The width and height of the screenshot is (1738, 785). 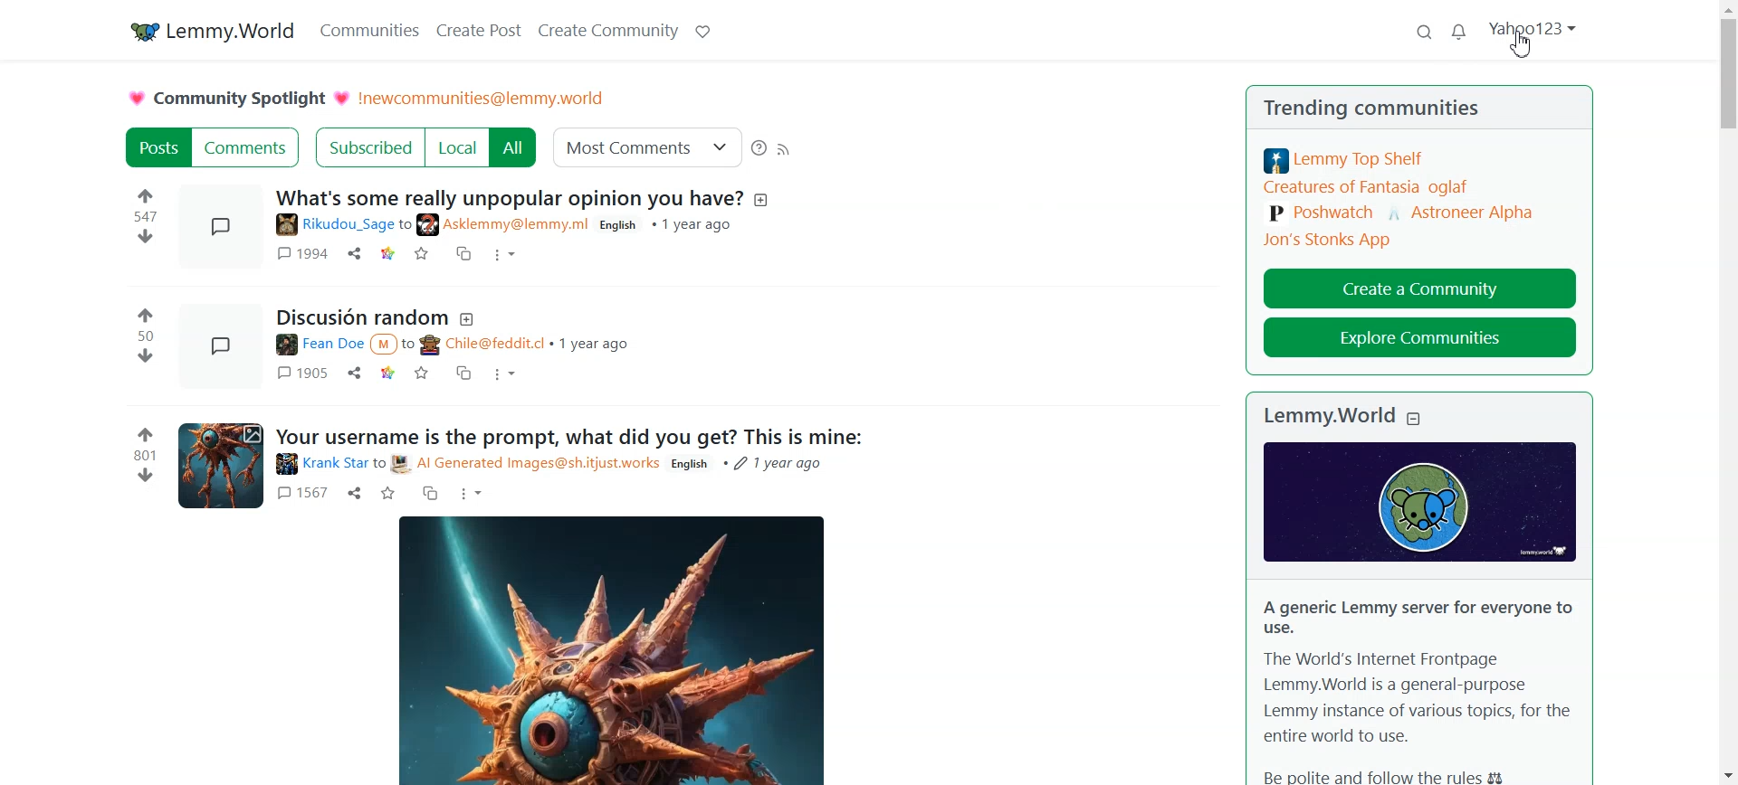 I want to click on description, so click(x=469, y=319).